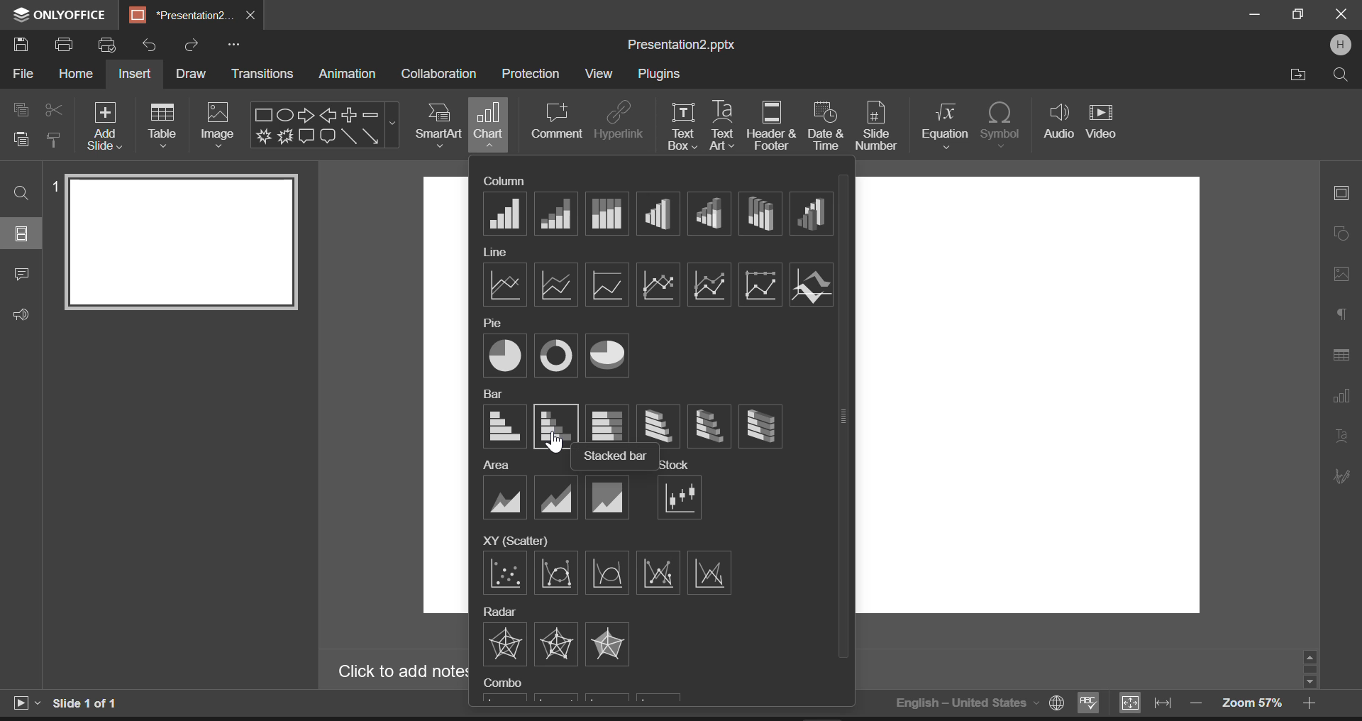  I want to click on 3-D Column, so click(810, 214).